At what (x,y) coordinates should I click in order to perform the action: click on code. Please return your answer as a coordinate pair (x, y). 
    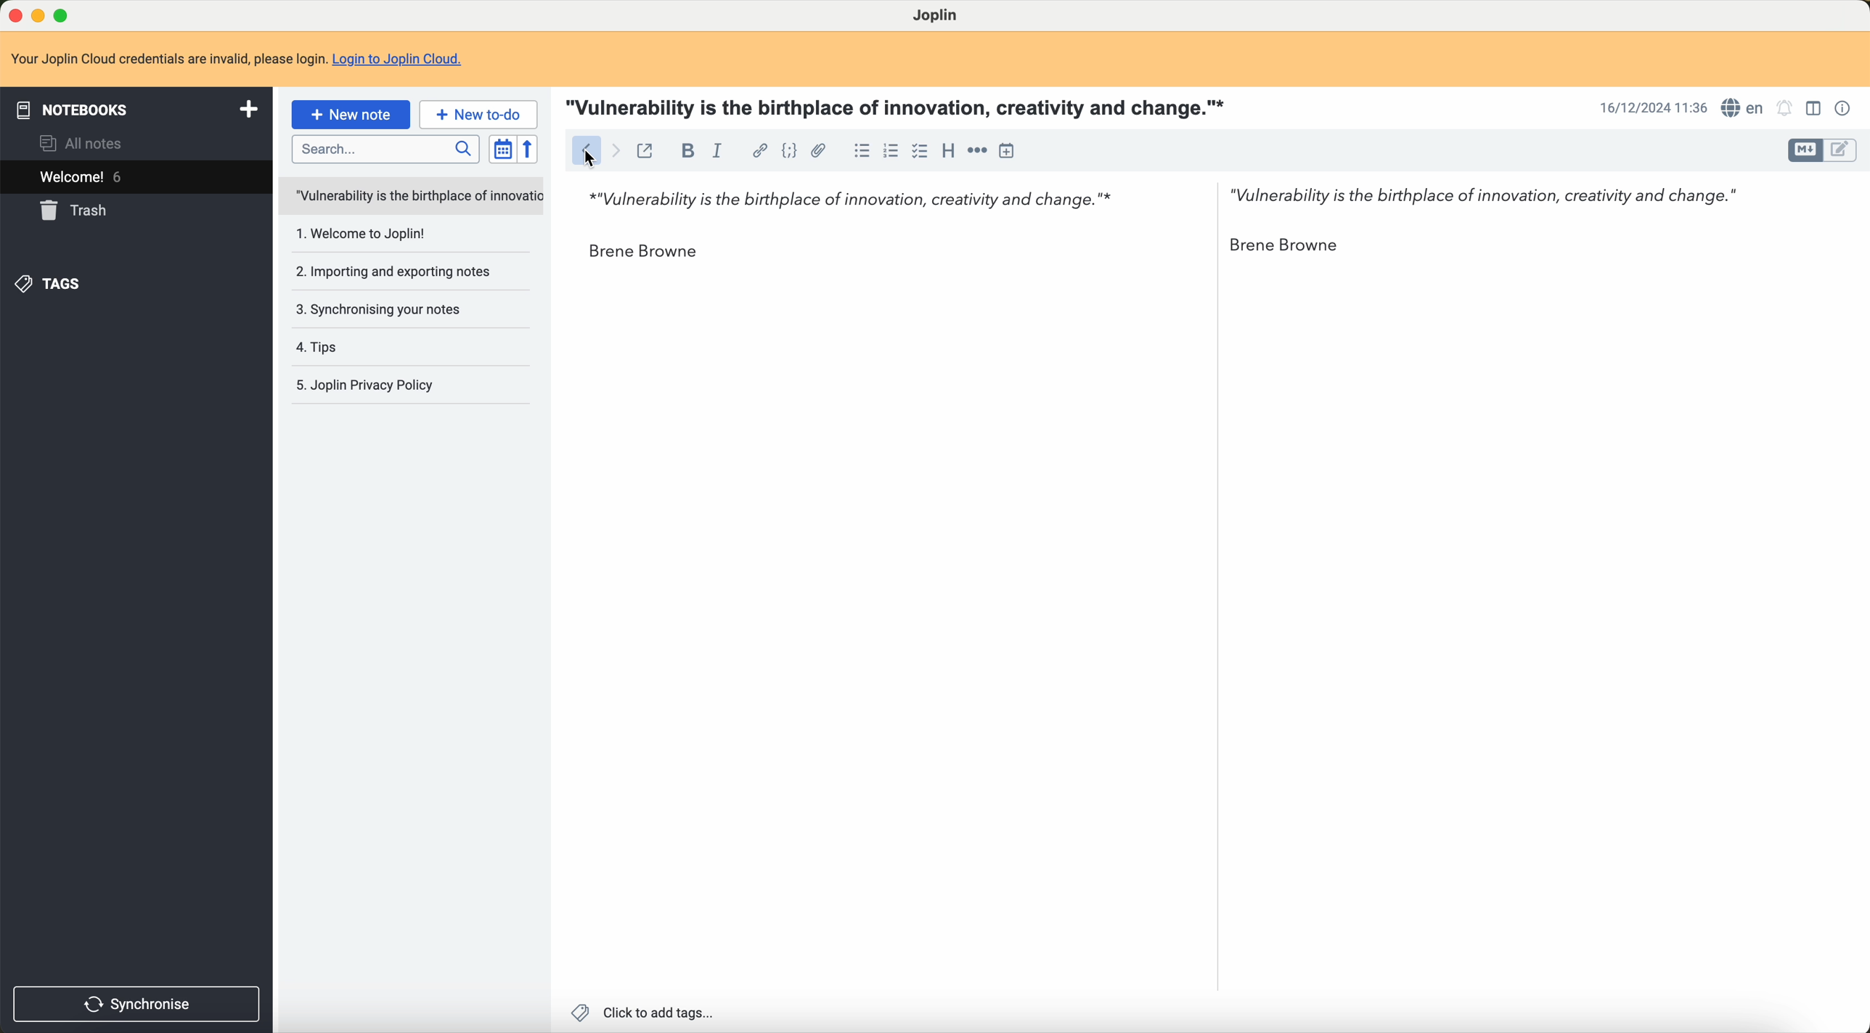
    Looking at the image, I should click on (788, 150).